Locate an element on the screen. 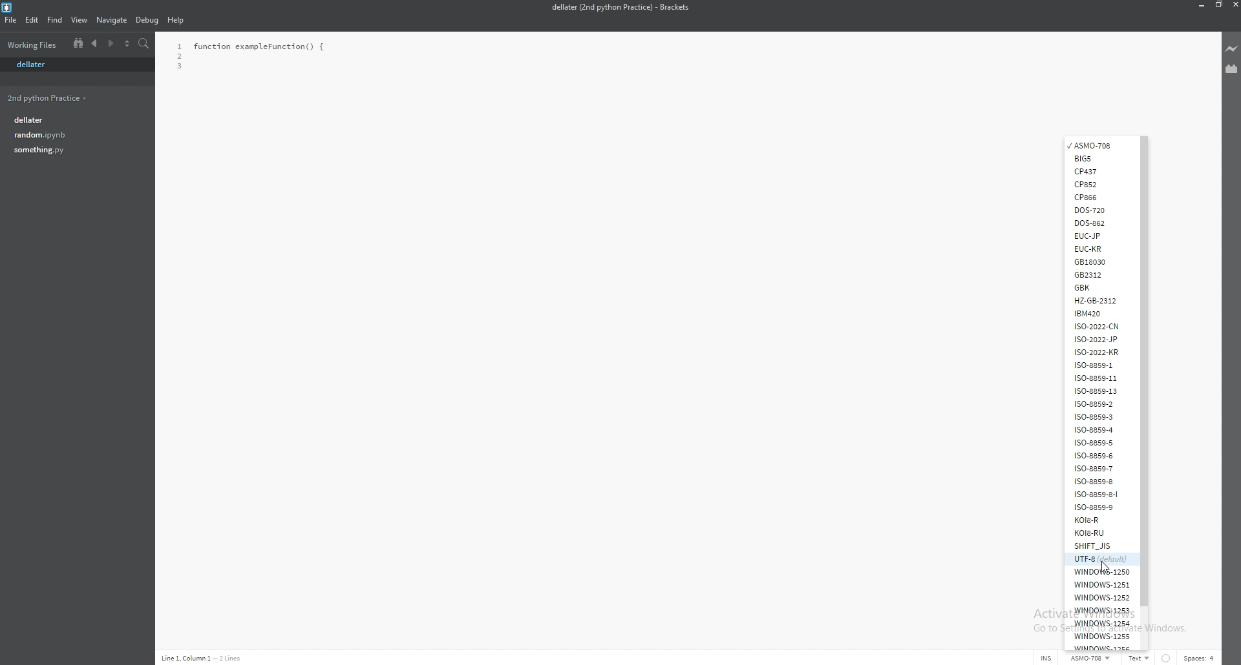  cursor is located at coordinates (1105, 566).